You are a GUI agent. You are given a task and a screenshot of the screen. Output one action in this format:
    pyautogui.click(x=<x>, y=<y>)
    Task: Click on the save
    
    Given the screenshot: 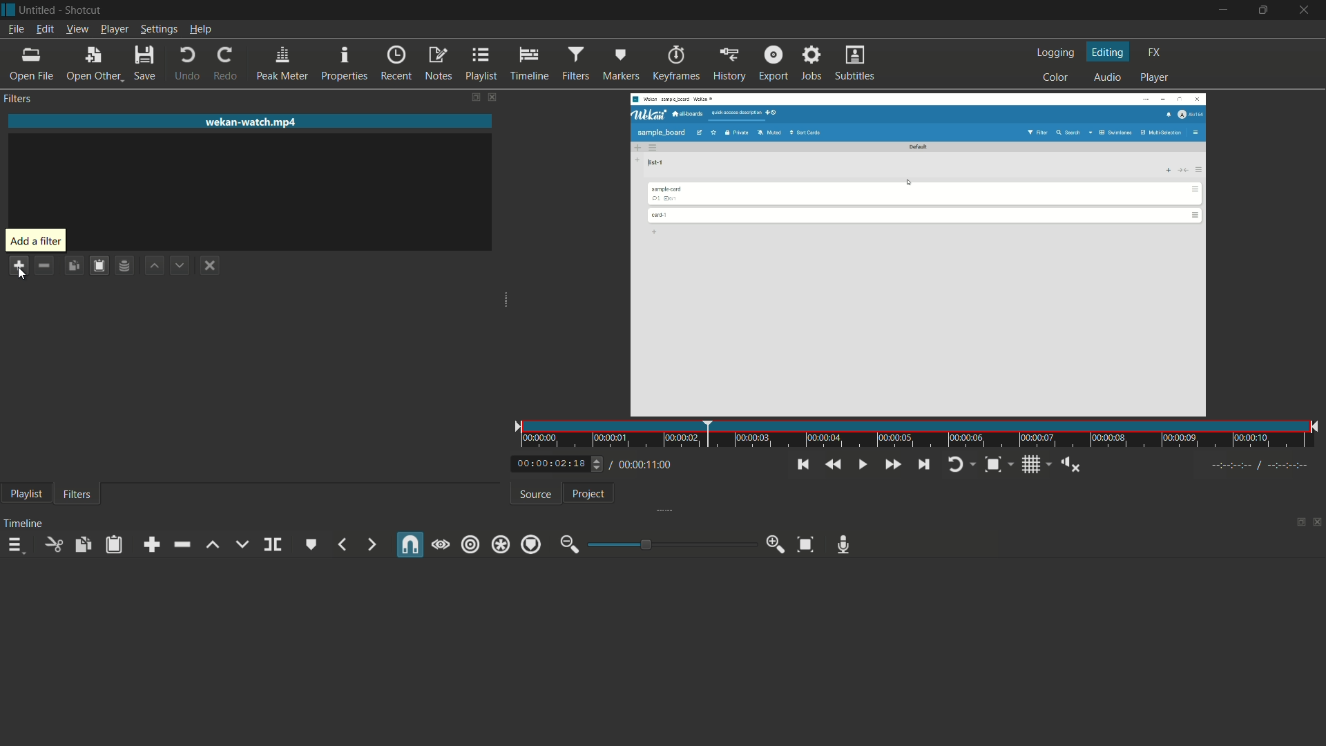 What is the action you would take?
    pyautogui.click(x=144, y=62)
    